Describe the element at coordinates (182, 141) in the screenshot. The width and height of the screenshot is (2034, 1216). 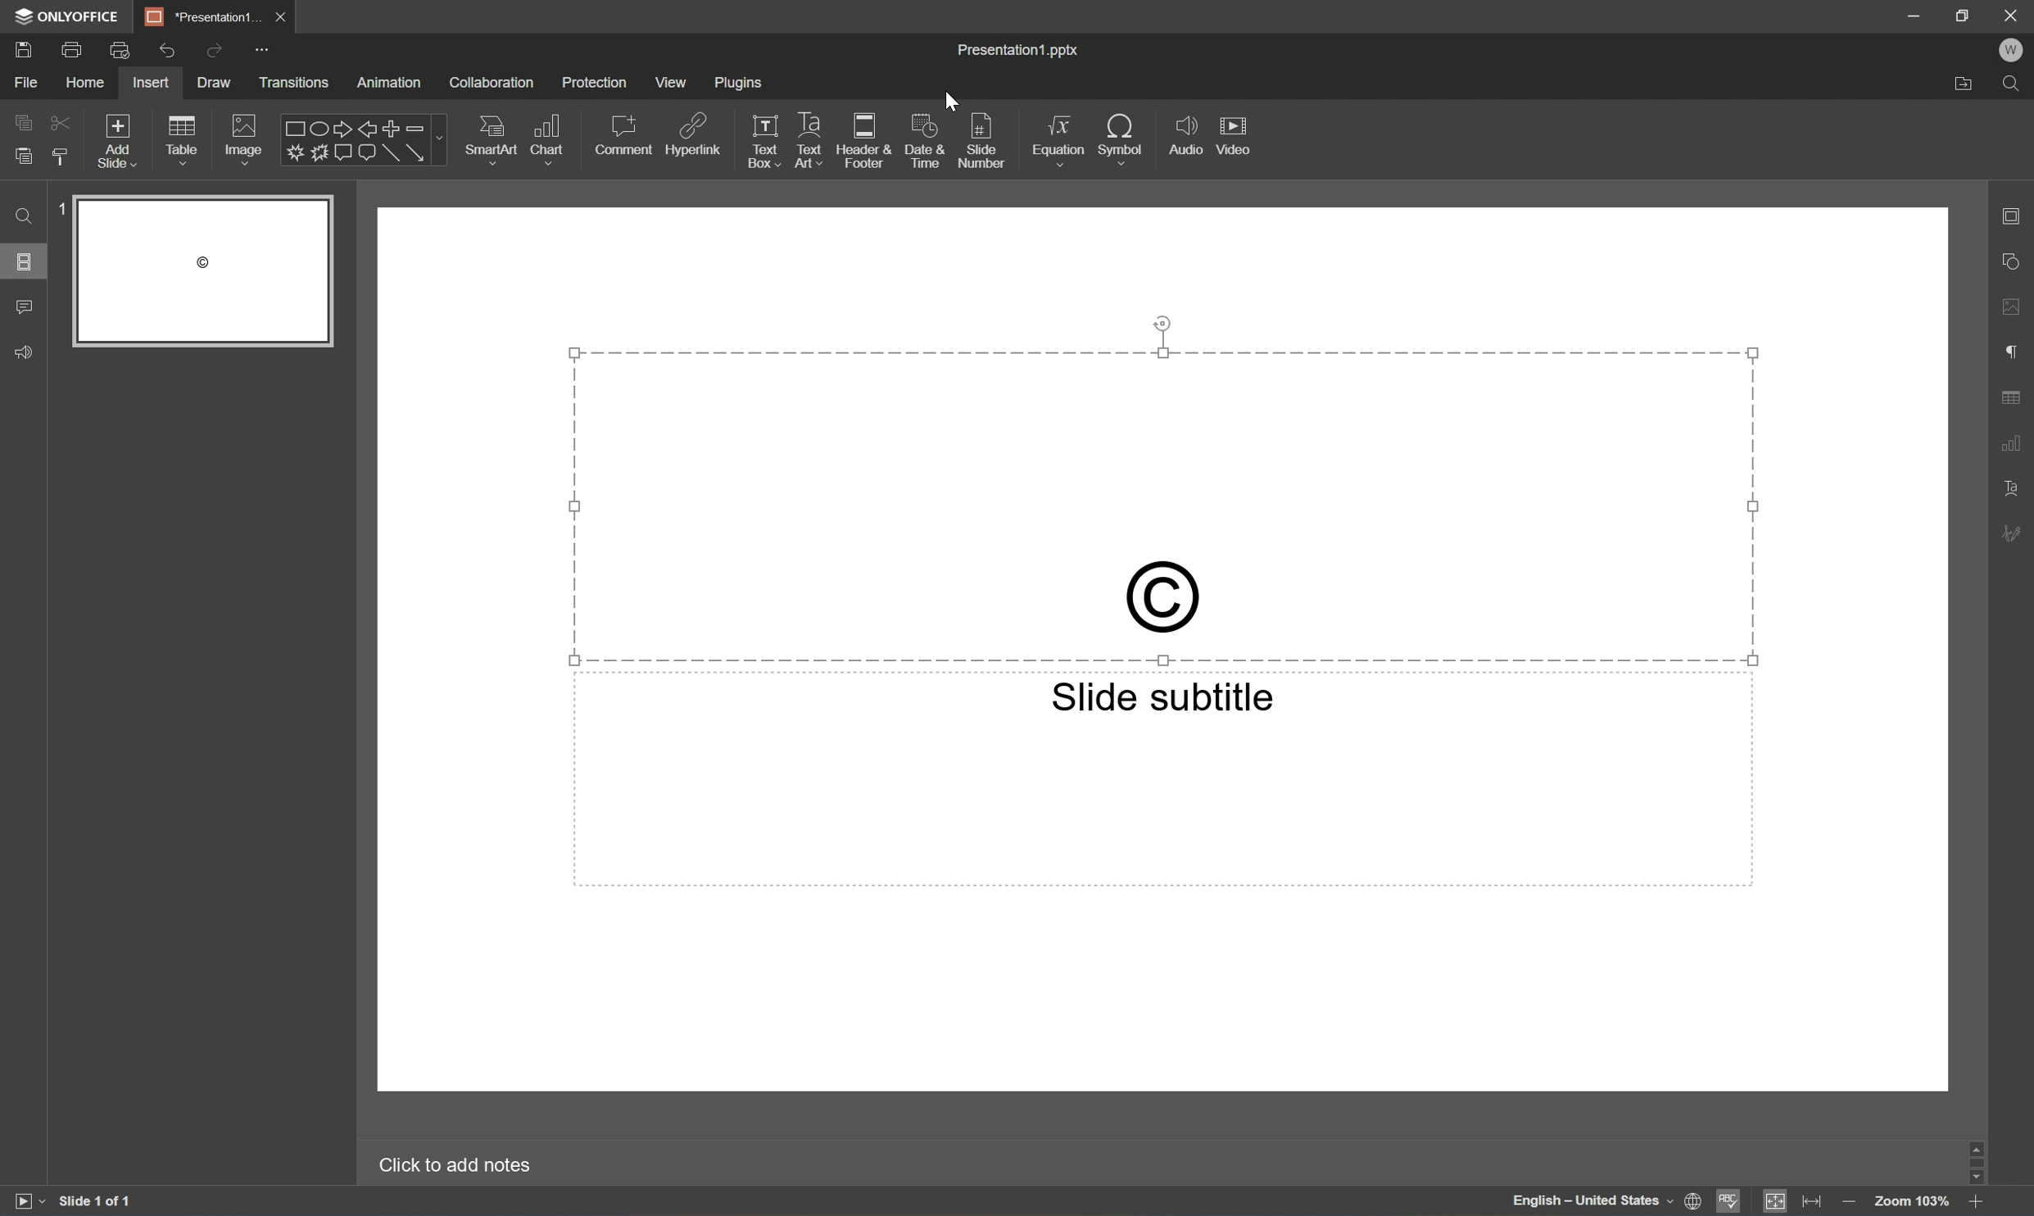
I see `Table` at that location.